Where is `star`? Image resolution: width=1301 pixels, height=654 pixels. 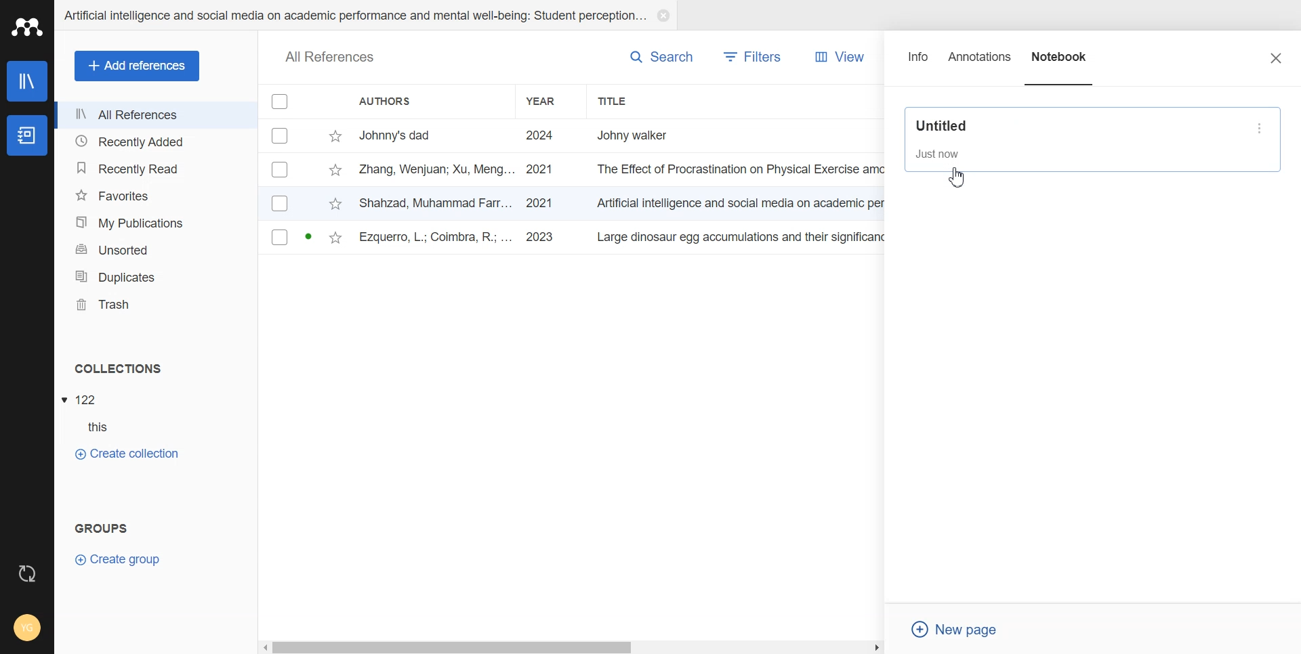
star is located at coordinates (335, 137).